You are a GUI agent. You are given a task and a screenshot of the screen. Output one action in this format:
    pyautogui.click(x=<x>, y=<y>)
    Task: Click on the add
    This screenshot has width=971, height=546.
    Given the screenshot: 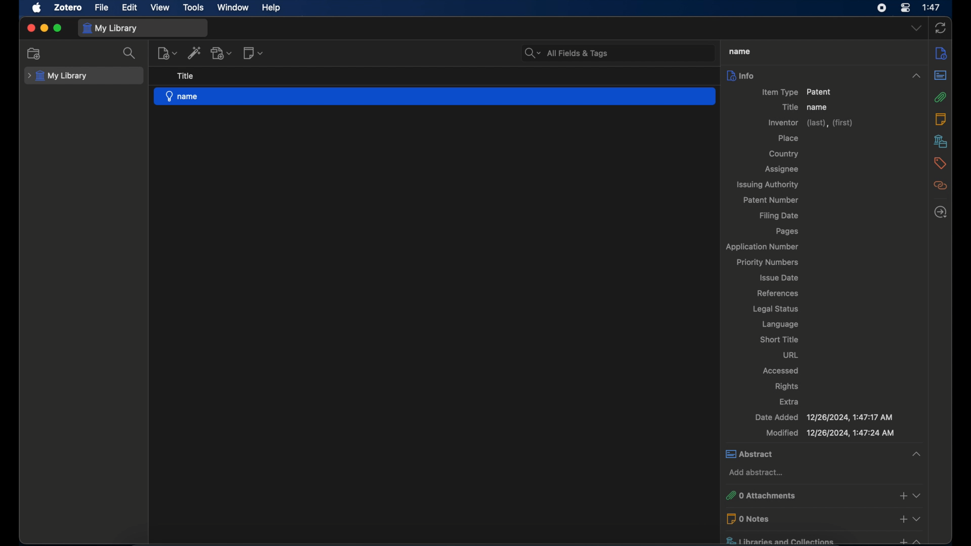 What is the action you would take?
    pyautogui.click(x=903, y=494)
    